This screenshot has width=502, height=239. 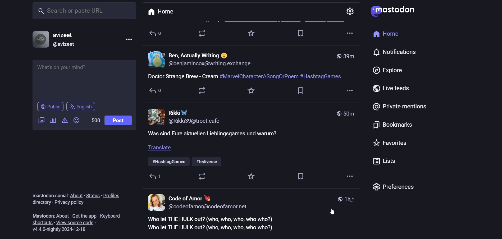 What do you see at coordinates (349, 89) in the screenshot?
I see `more` at bounding box center [349, 89].